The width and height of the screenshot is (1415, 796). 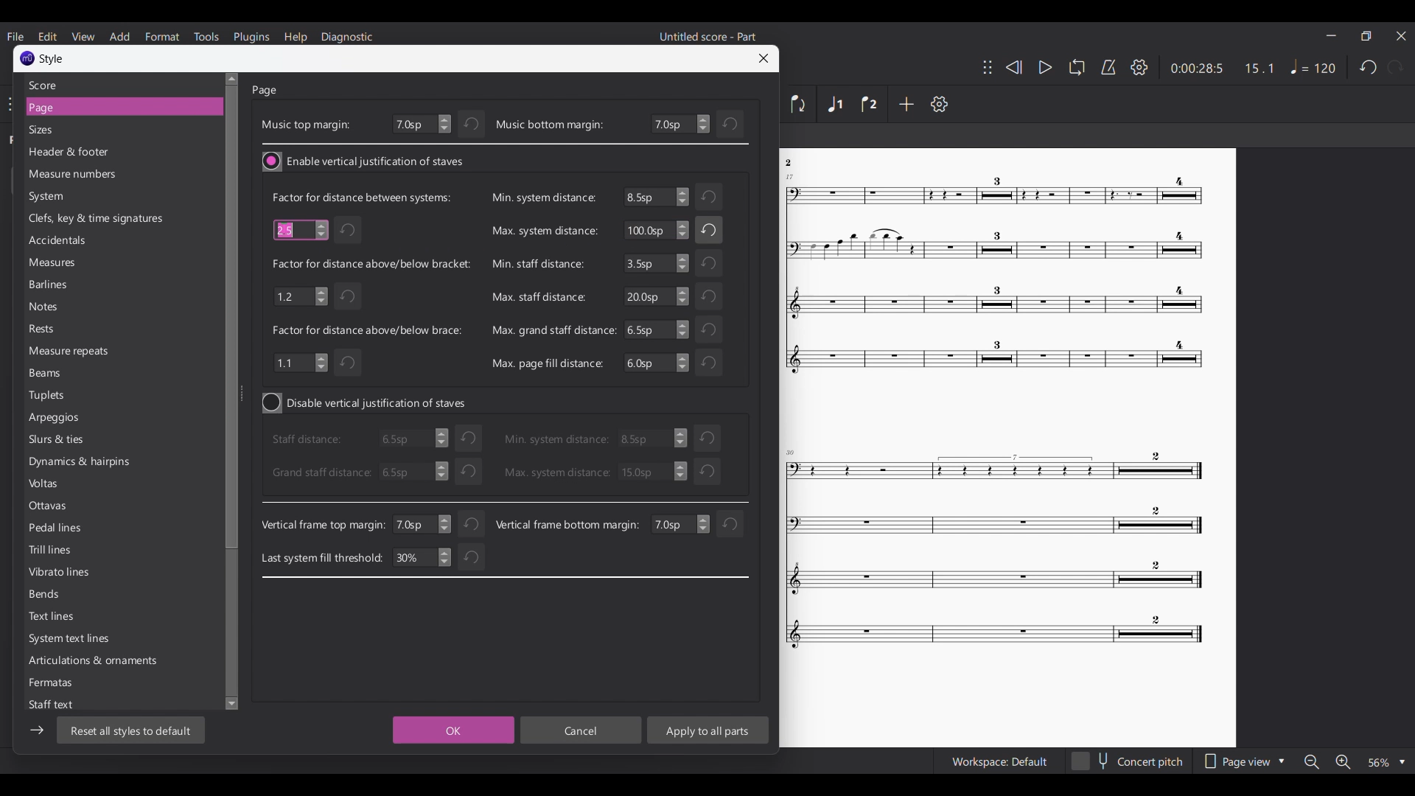 What do you see at coordinates (711, 296) in the screenshot?
I see `Undo` at bounding box center [711, 296].